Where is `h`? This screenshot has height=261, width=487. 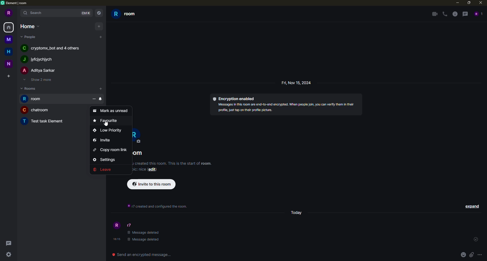
h is located at coordinates (8, 52).